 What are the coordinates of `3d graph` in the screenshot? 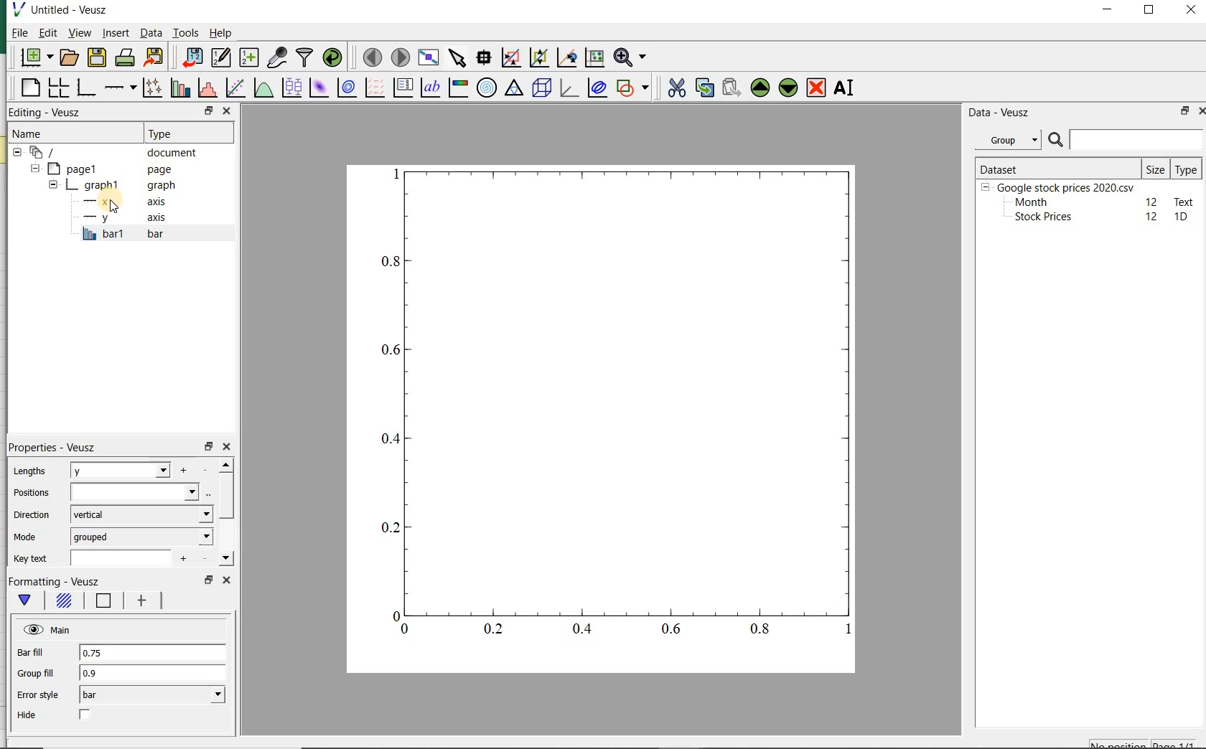 It's located at (569, 89).